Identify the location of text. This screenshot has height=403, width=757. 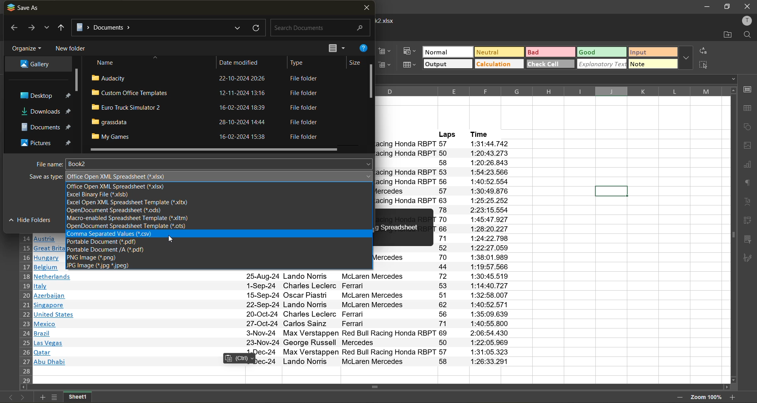
(748, 202).